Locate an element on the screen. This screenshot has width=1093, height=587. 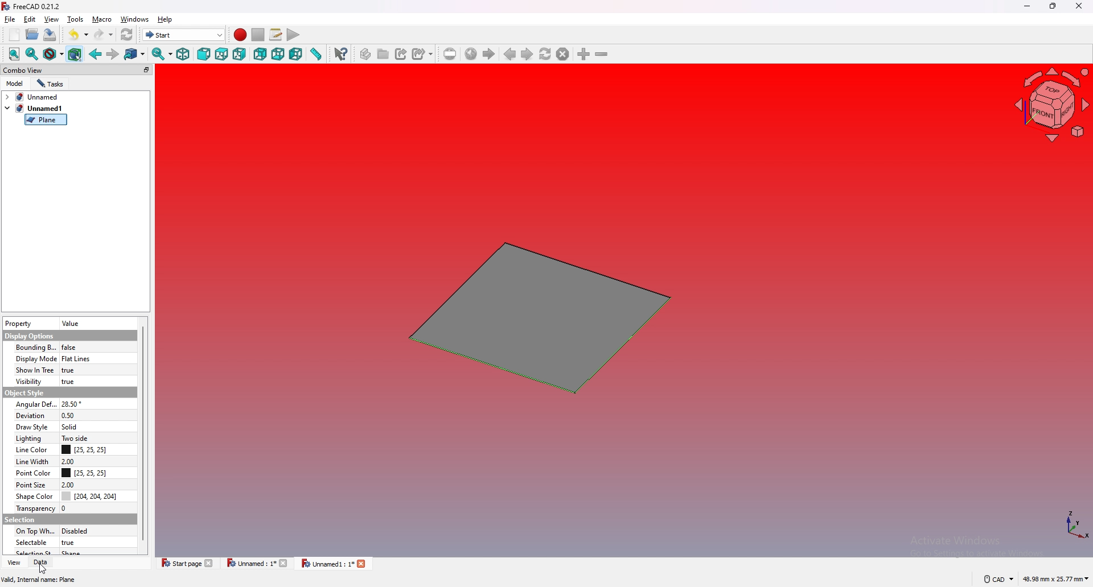
zoom out is located at coordinates (601, 53).